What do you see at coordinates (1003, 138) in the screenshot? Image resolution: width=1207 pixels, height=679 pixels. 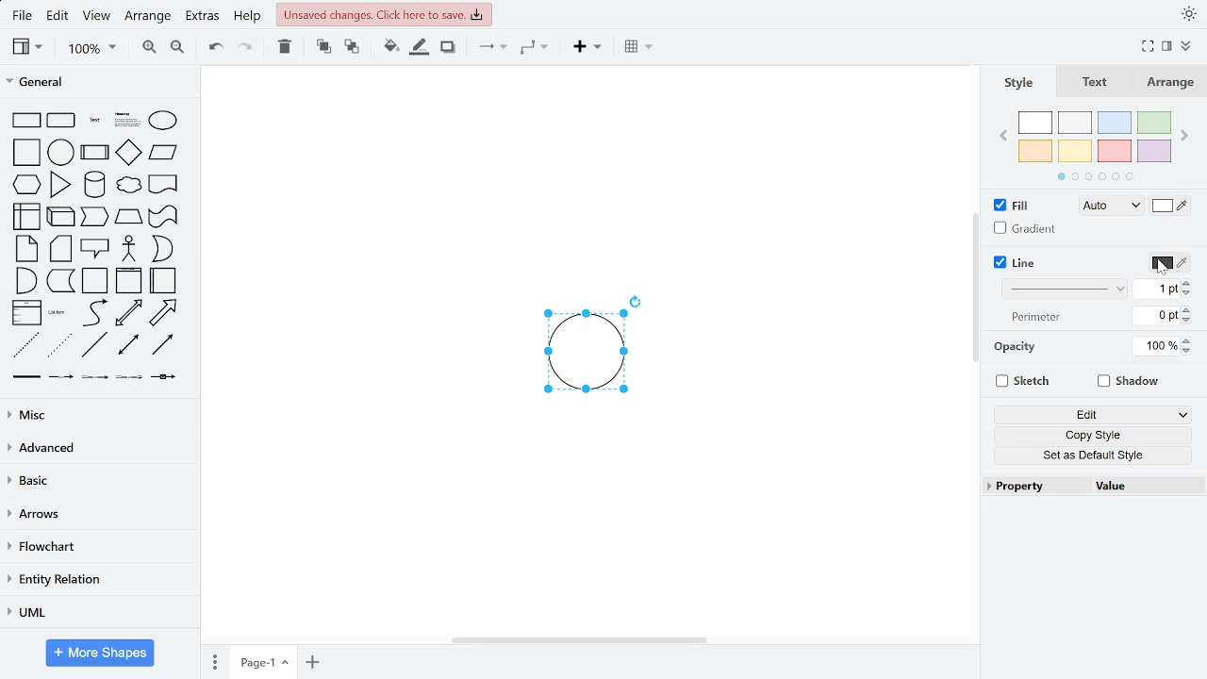 I see `previous` at bounding box center [1003, 138].